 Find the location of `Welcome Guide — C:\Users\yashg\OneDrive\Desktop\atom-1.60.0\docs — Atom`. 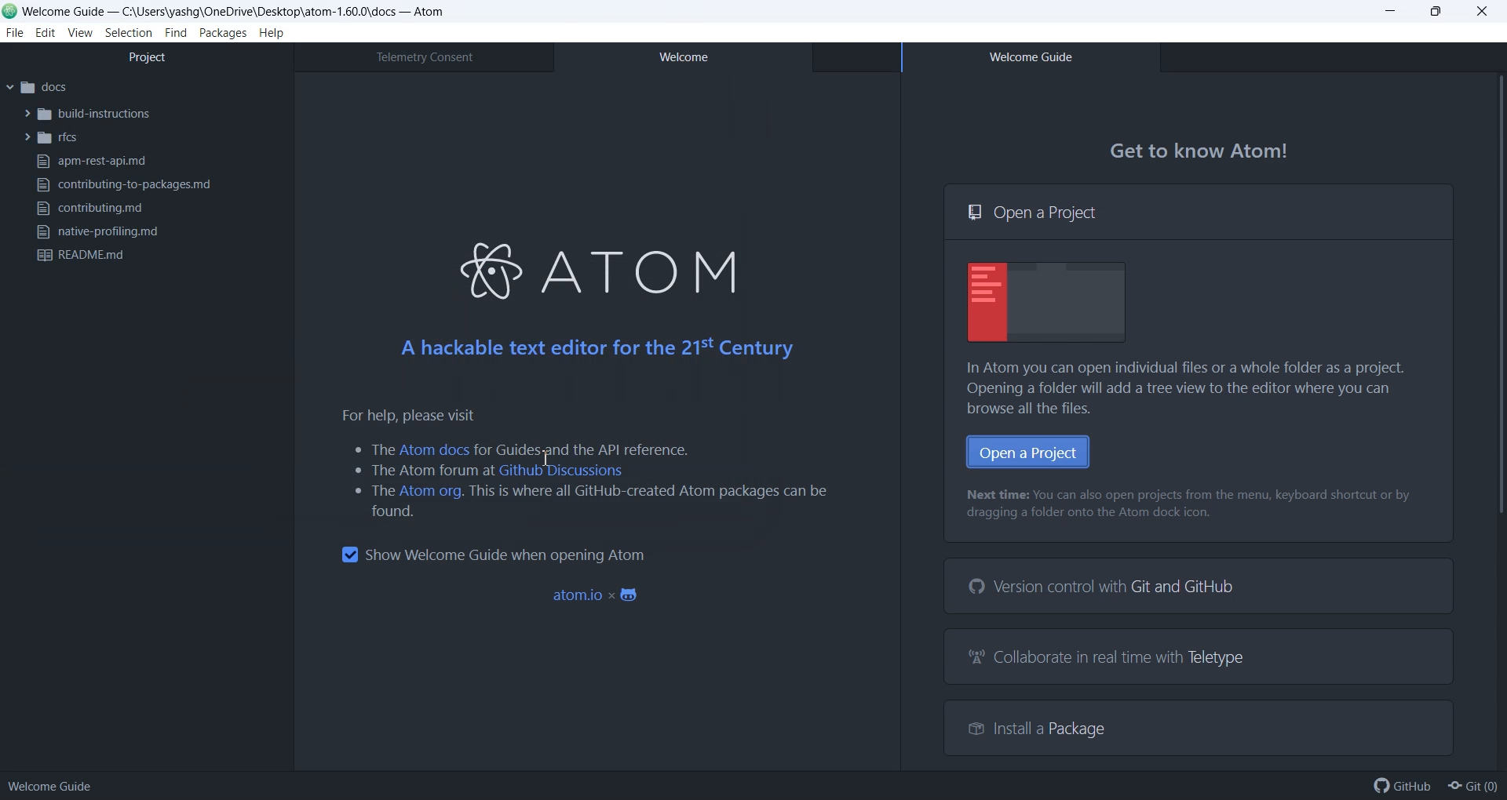

Welcome Guide — C:\Users\yashg\OneDrive\Desktop\atom-1.60.0\docs — Atom is located at coordinates (228, 10).